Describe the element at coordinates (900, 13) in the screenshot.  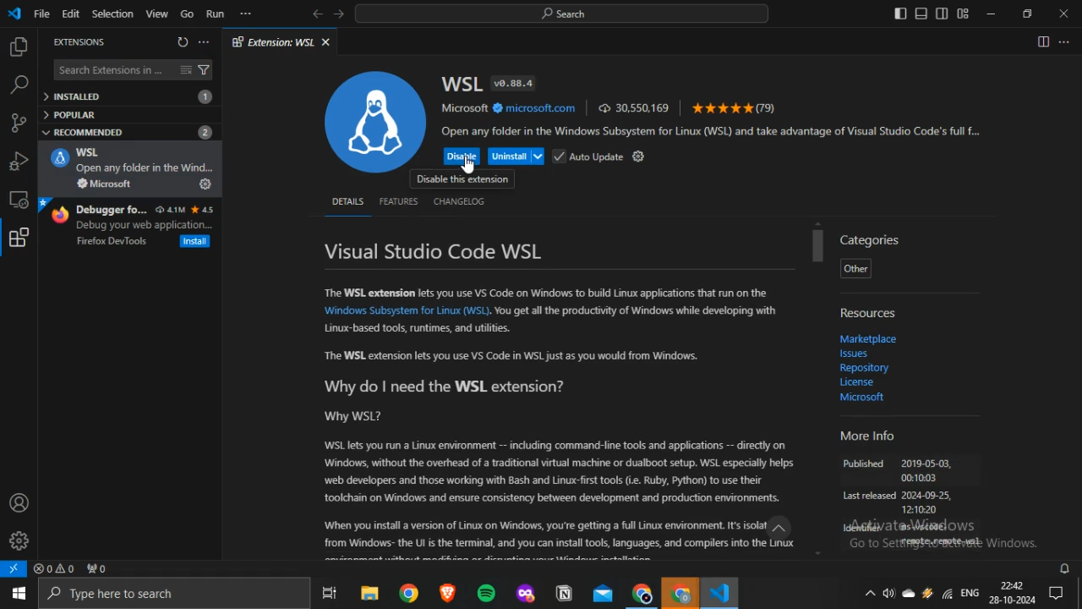
I see `toggle primary sidebar` at that location.